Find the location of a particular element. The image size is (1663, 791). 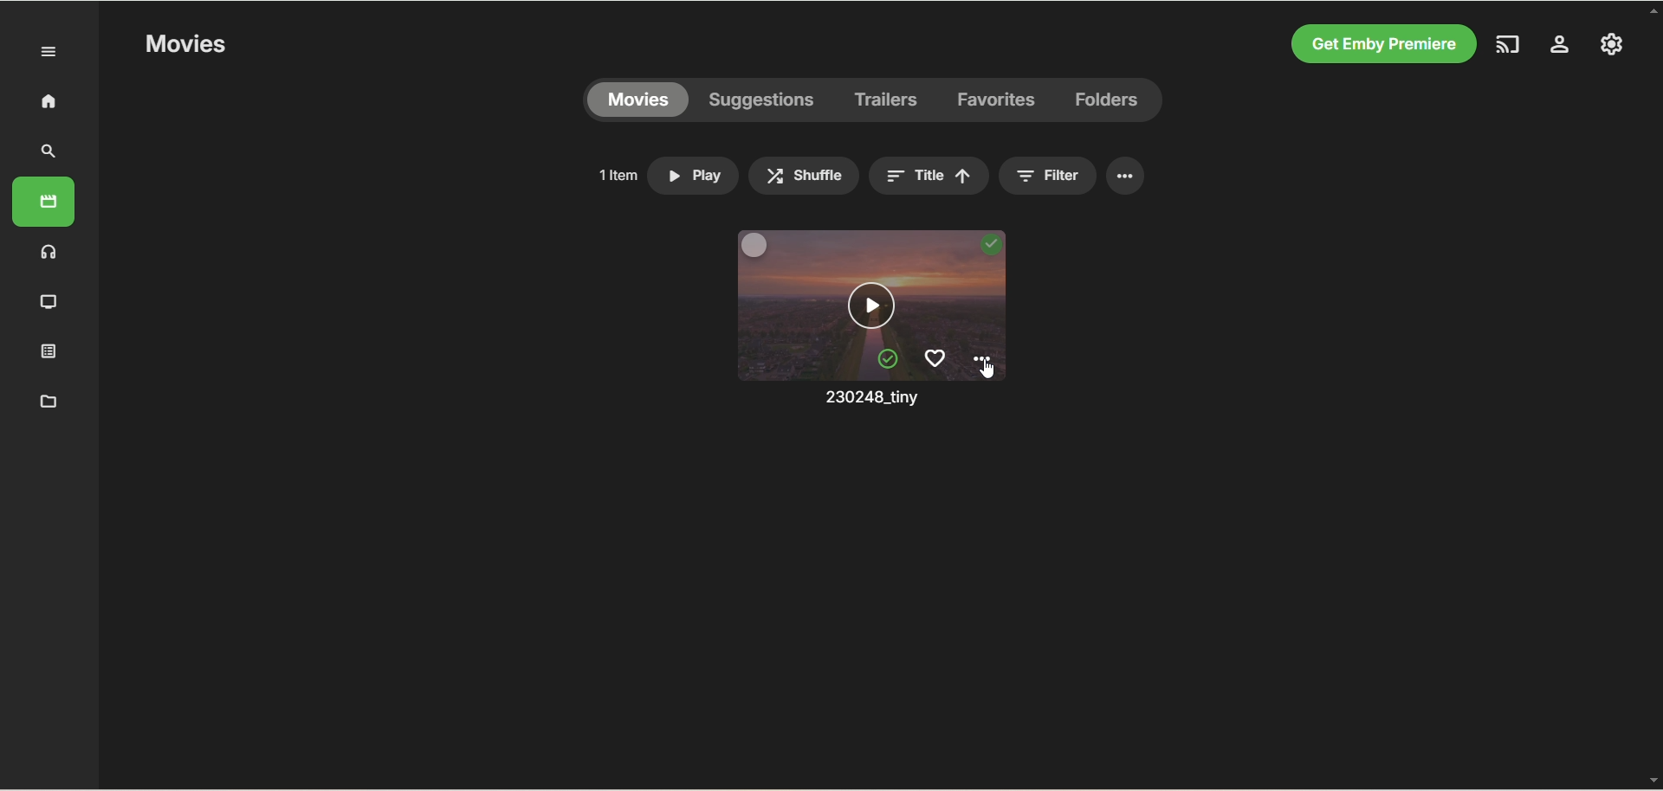

movies is located at coordinates (637, 100).